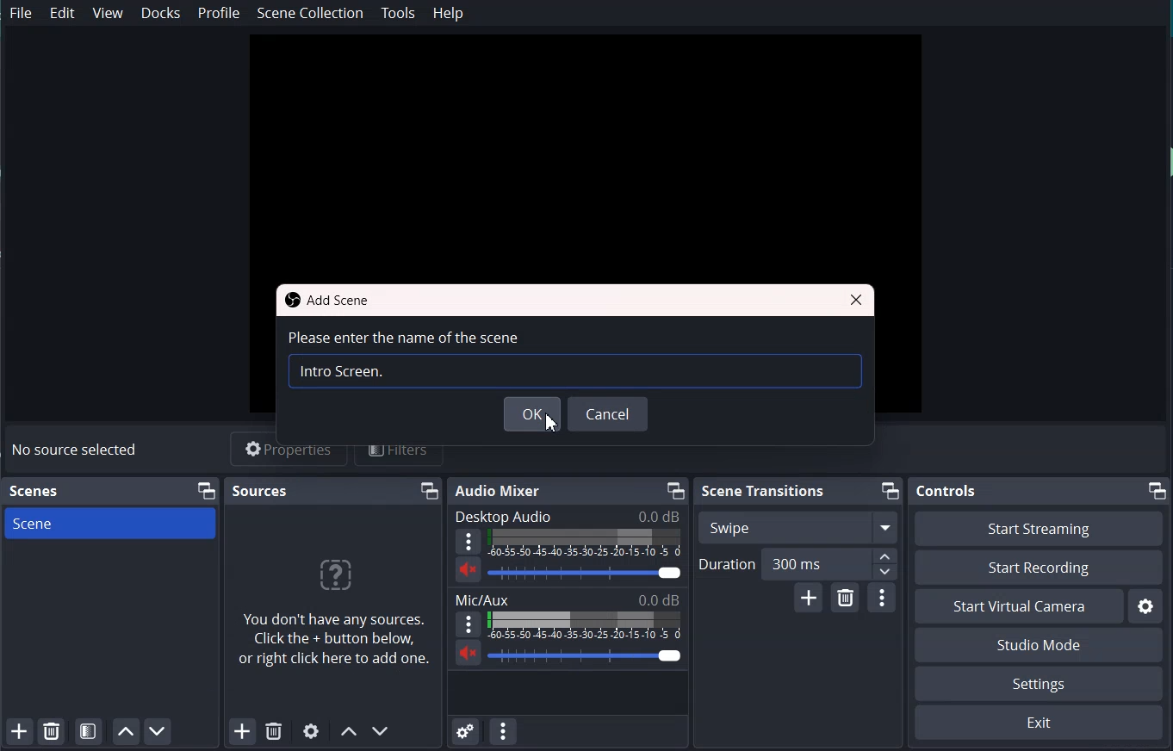  What do you see at coordinates (611, 414) in the screenshot?
I see `Cancel` at bounding box center [611, 414].